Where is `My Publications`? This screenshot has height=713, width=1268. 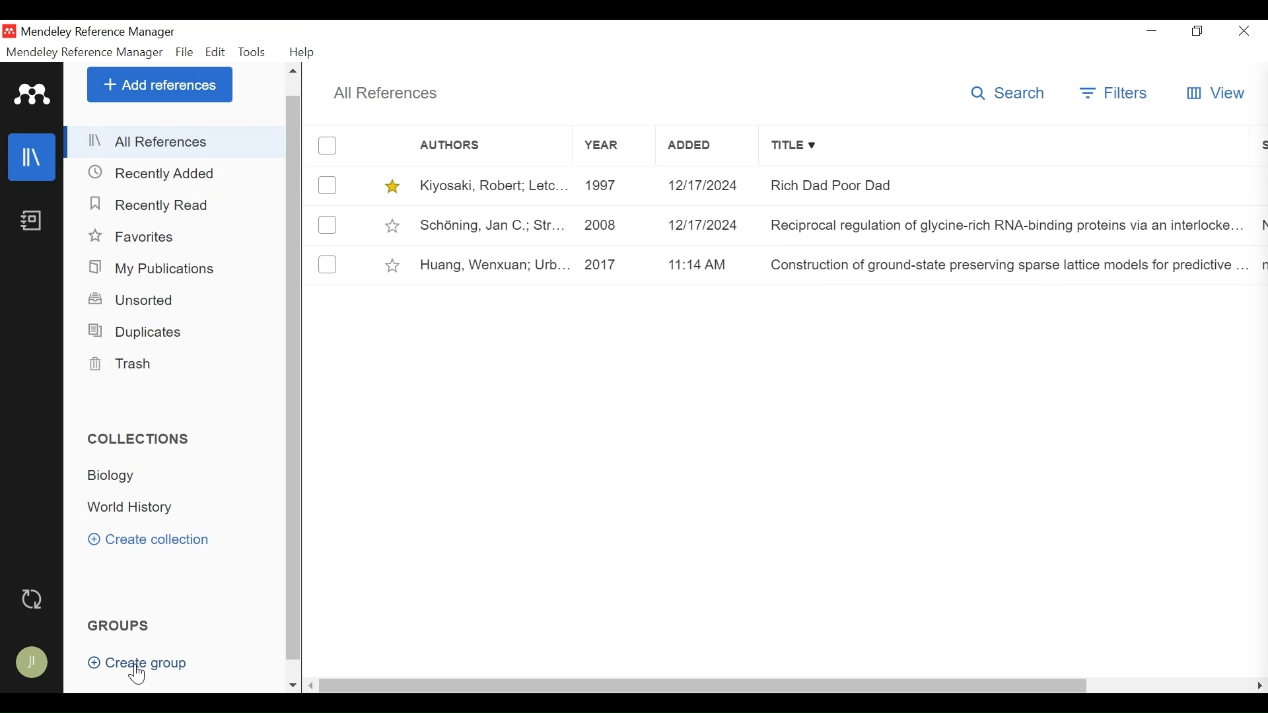 My Publications is located at coordinates (151, 269).